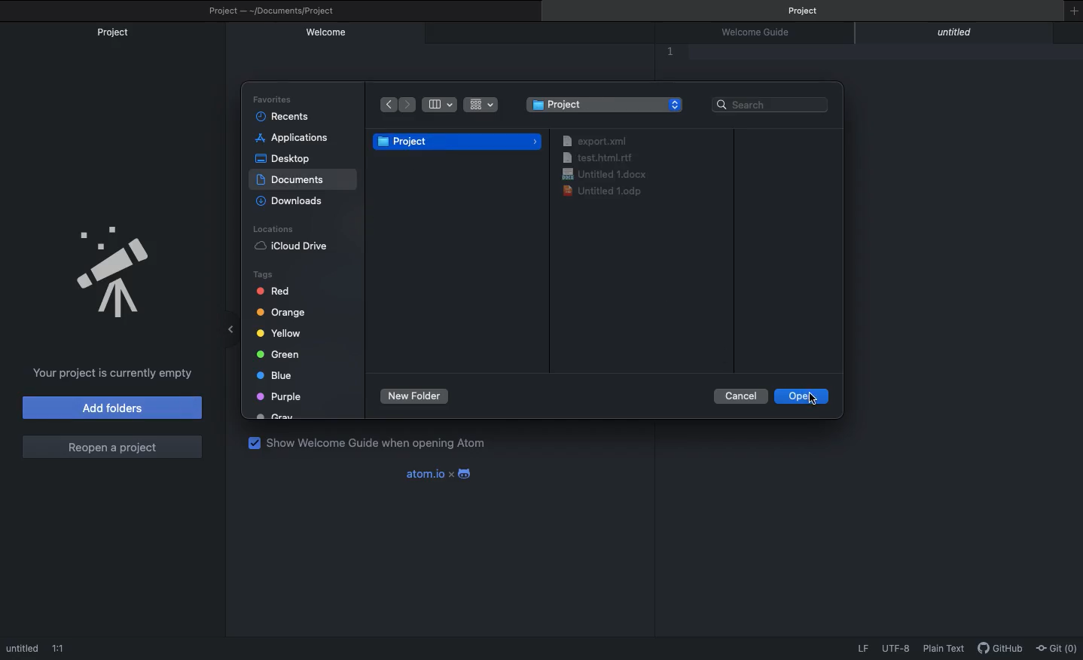 This screenshot has width=1083, height=660. What do you see at coordinates (295, 138) in the screenshot?
I see `Applications` at bounding box center [295, 138].